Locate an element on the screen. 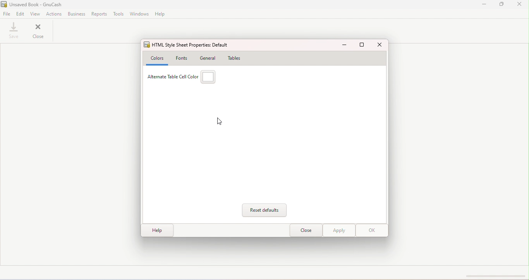  Alternate table cell color is located at coordinates (209, 77).